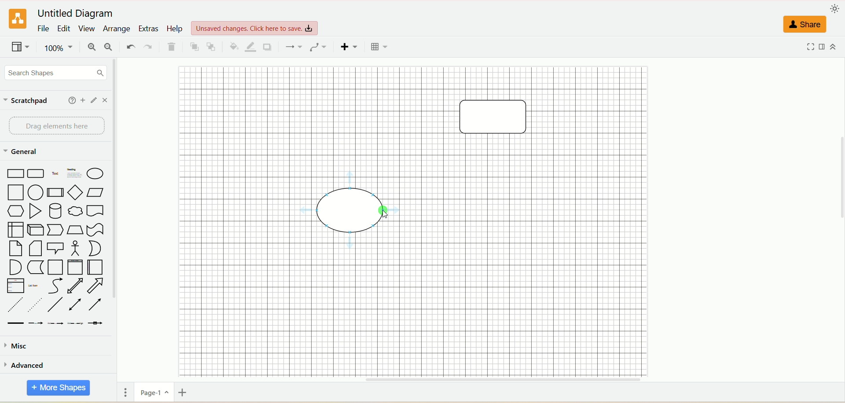 The height and width of the screenshot is (403, 845). I want to click on table, so click(378, 47).